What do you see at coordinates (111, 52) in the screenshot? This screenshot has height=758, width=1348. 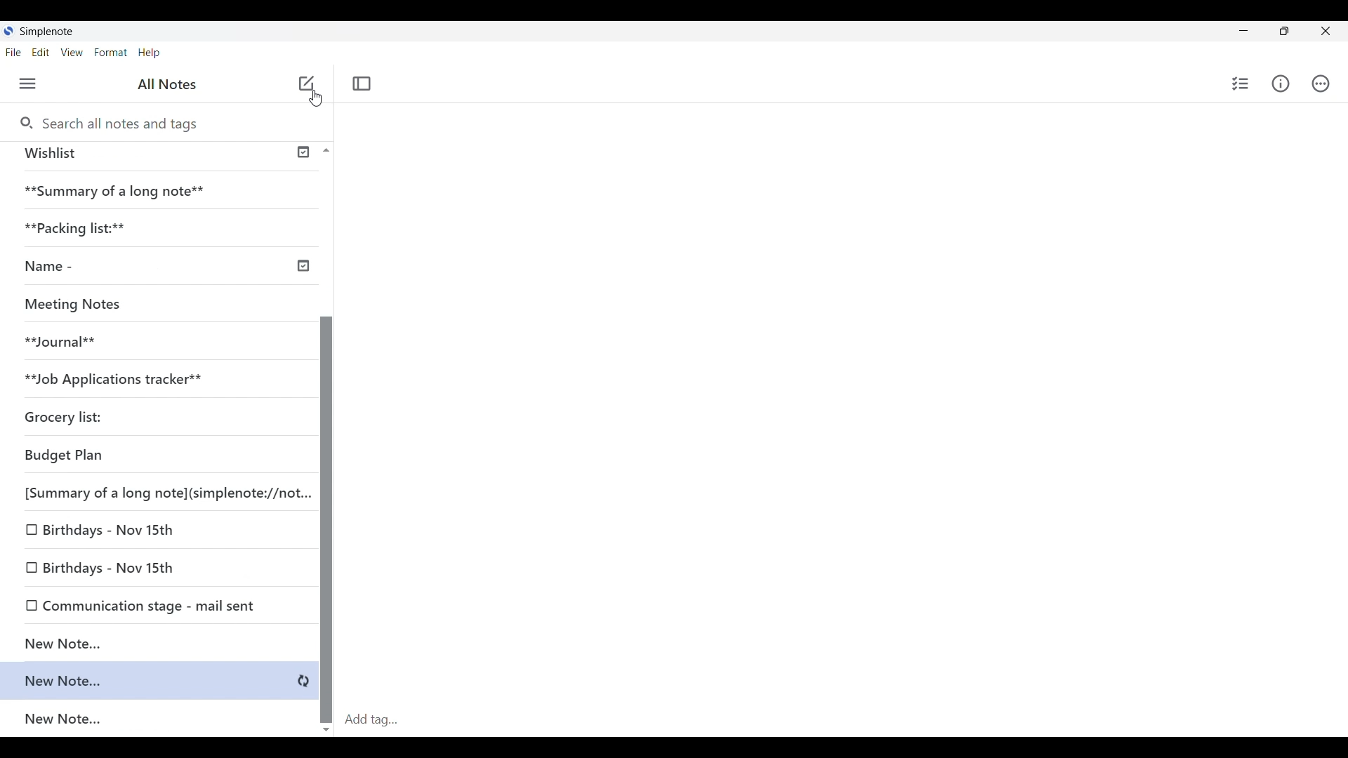 I see `Format` at bounding box center [111, 52].